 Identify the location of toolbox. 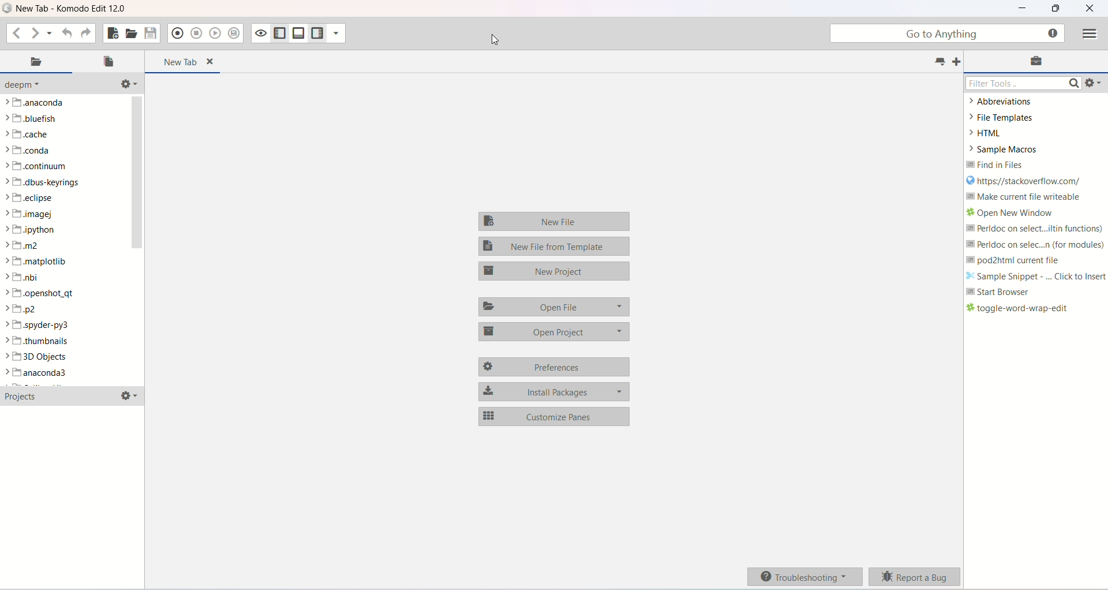
(1036, 60).